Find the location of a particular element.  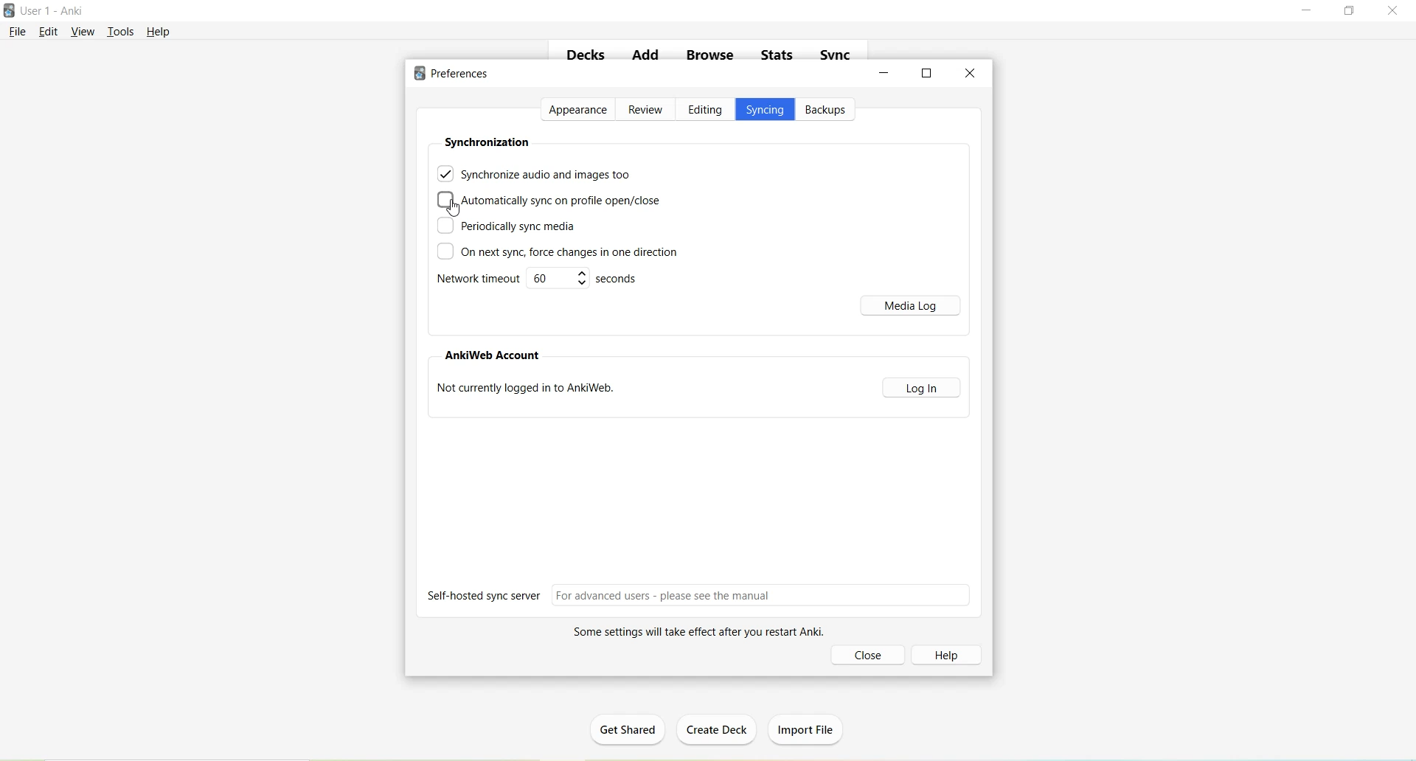

Minimize is located at coordinates (1308, 11).